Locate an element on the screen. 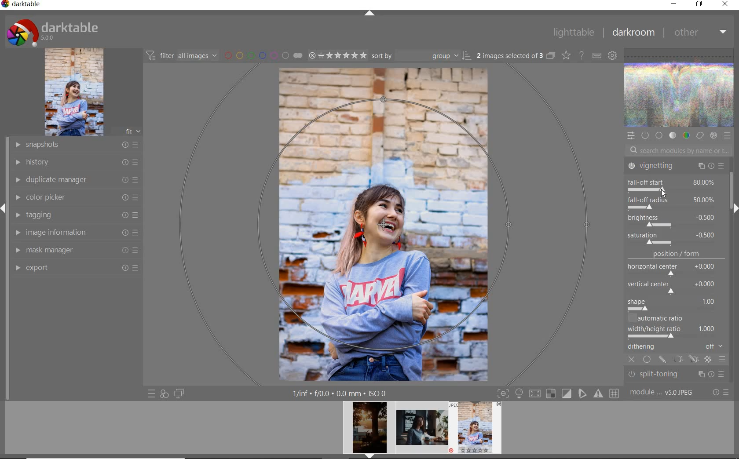  SELECTED IMAGES is located at coordinates (510, 54).